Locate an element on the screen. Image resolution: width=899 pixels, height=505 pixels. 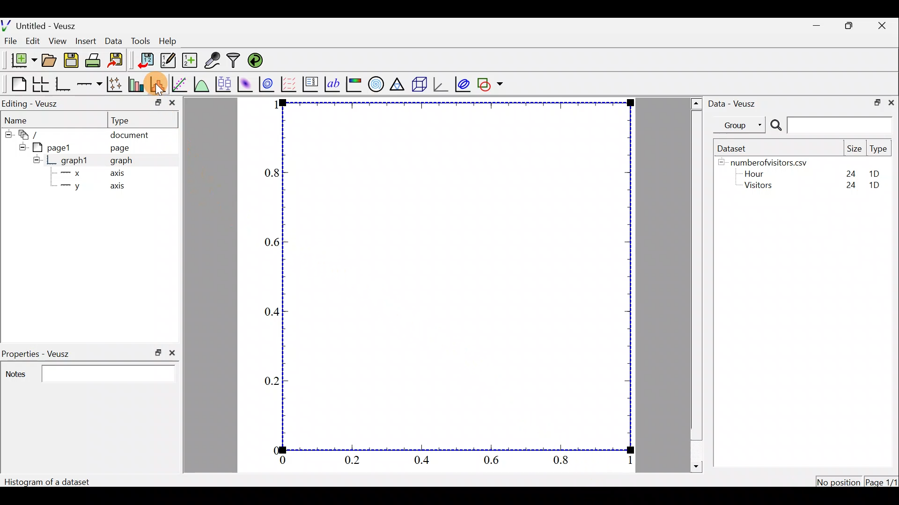
open a document is located at coordinates (48, 60).